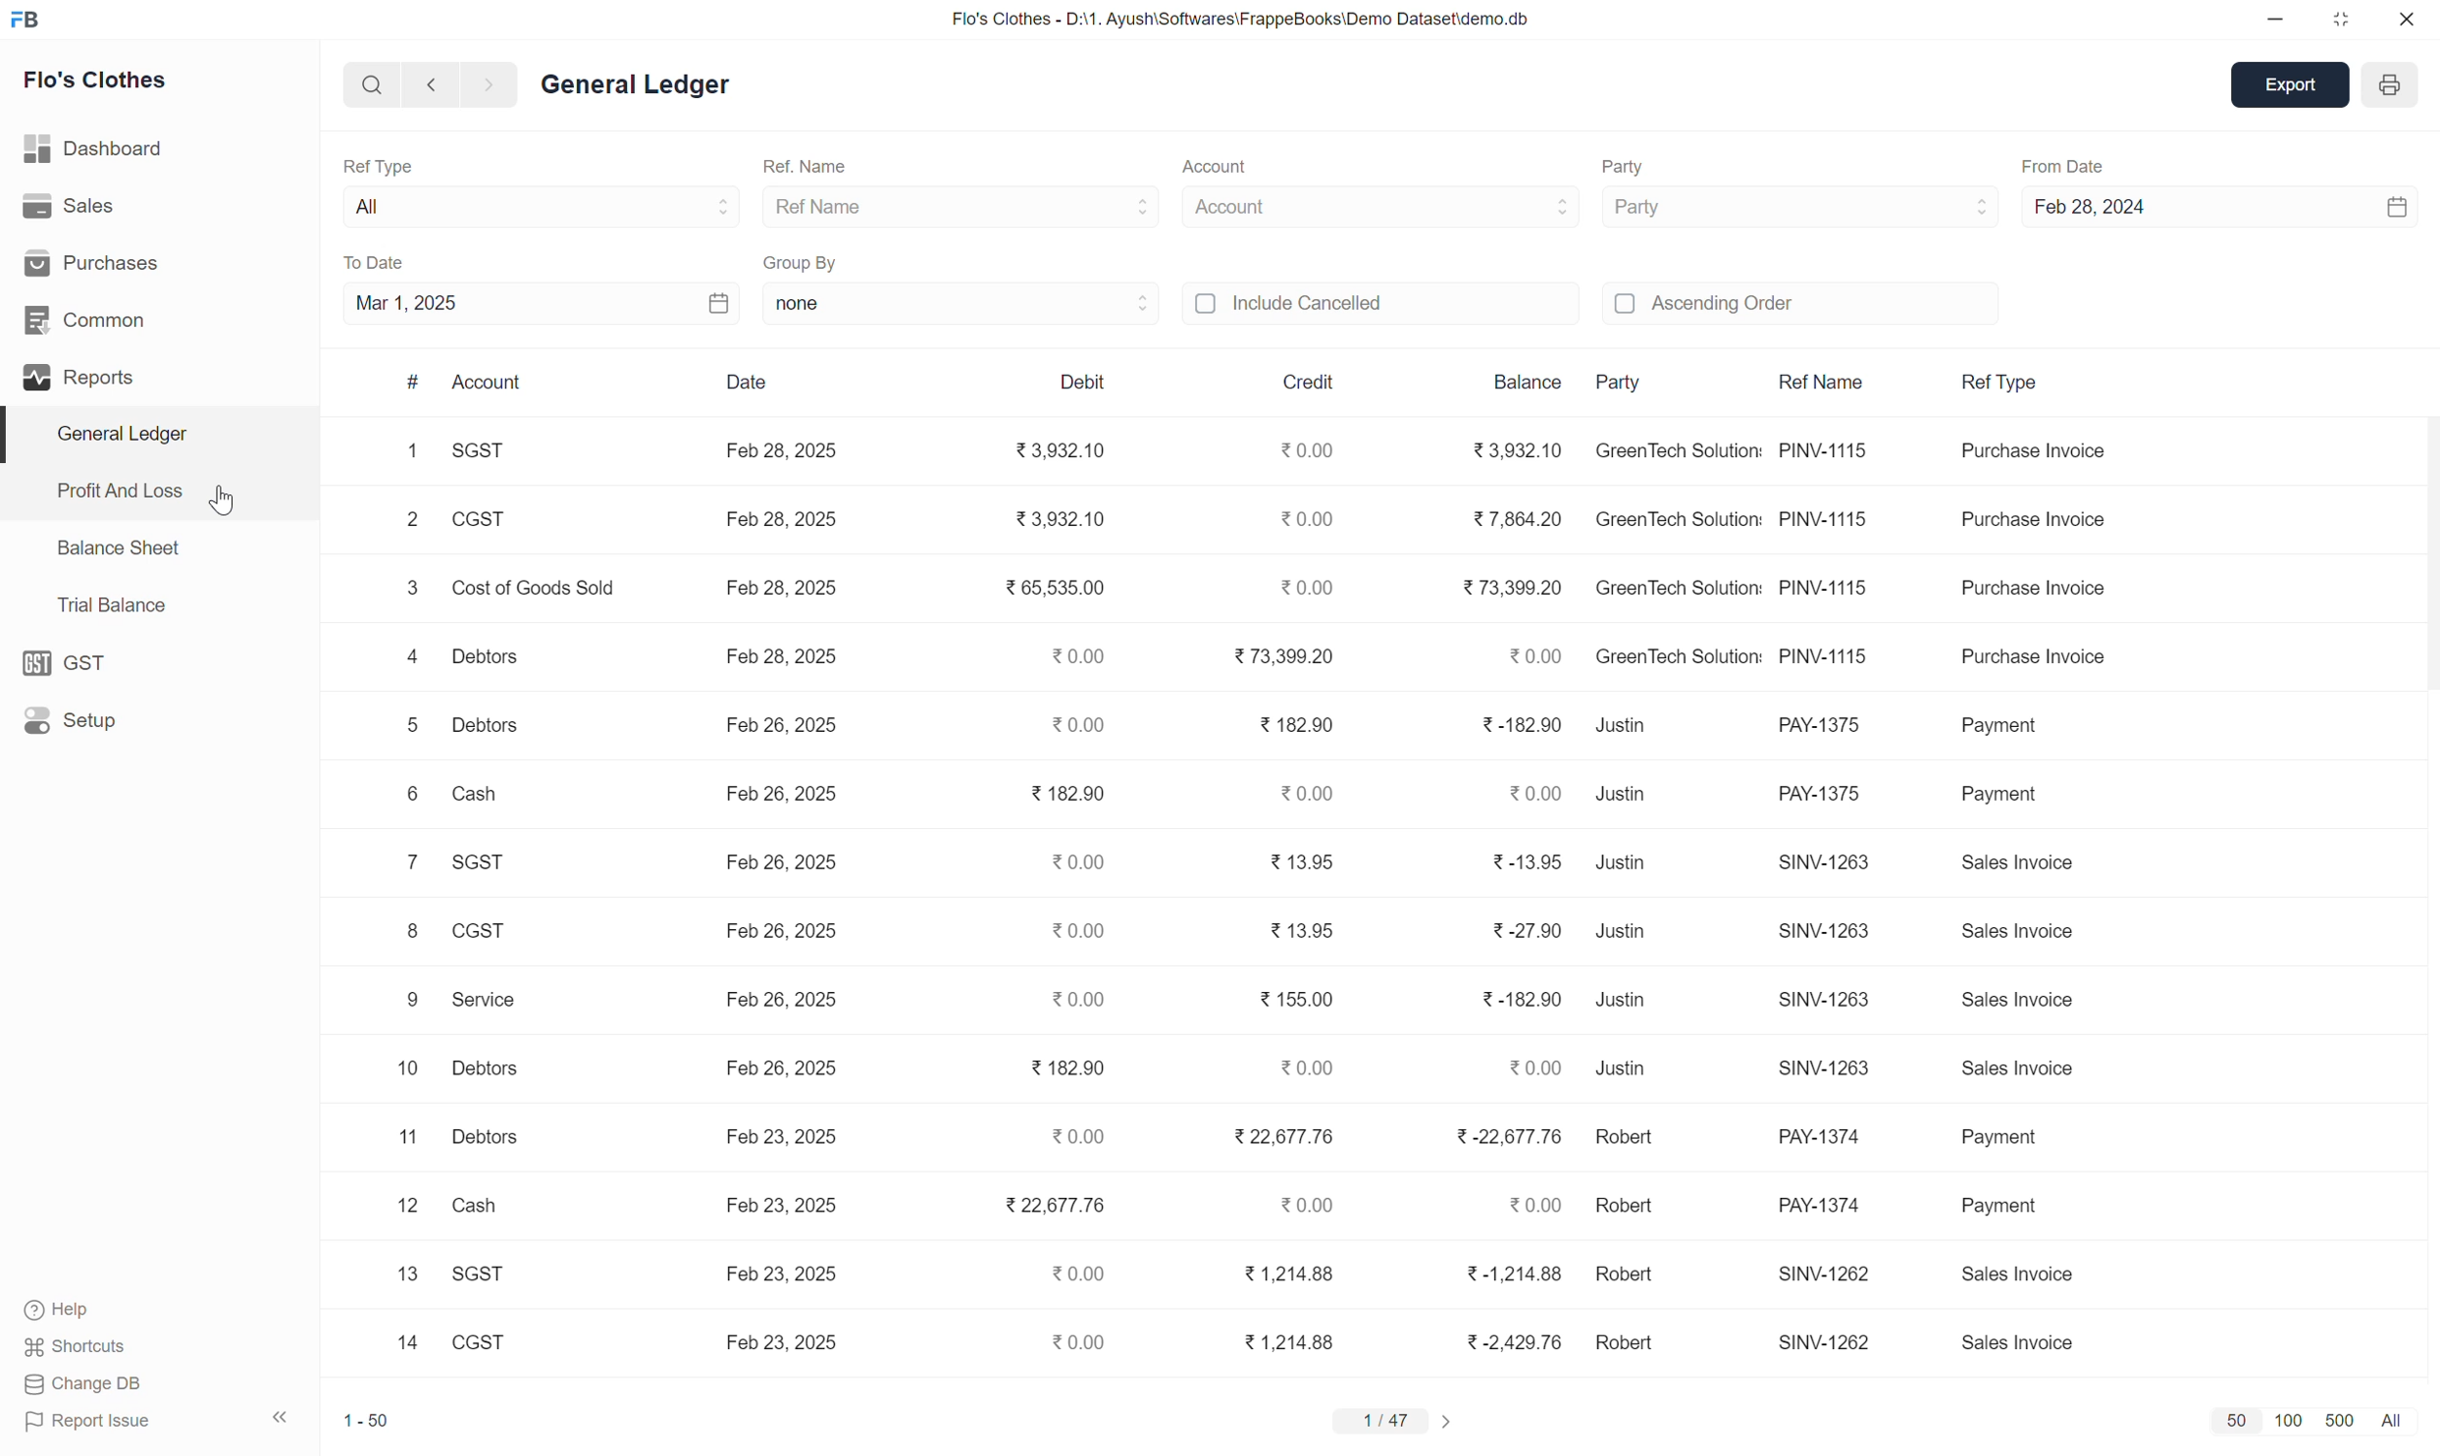  I want to click on ₹0.00, so click(1528, 656).